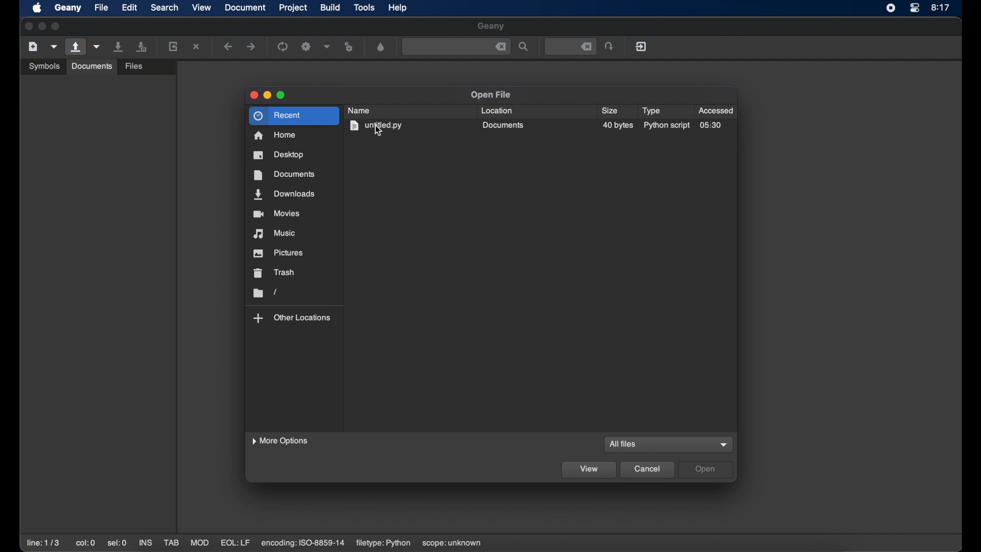 The image size is (981, 552). Describe the element at coordinates (571, 47) in the screenshot. I see `jump to entered line number` at that location.